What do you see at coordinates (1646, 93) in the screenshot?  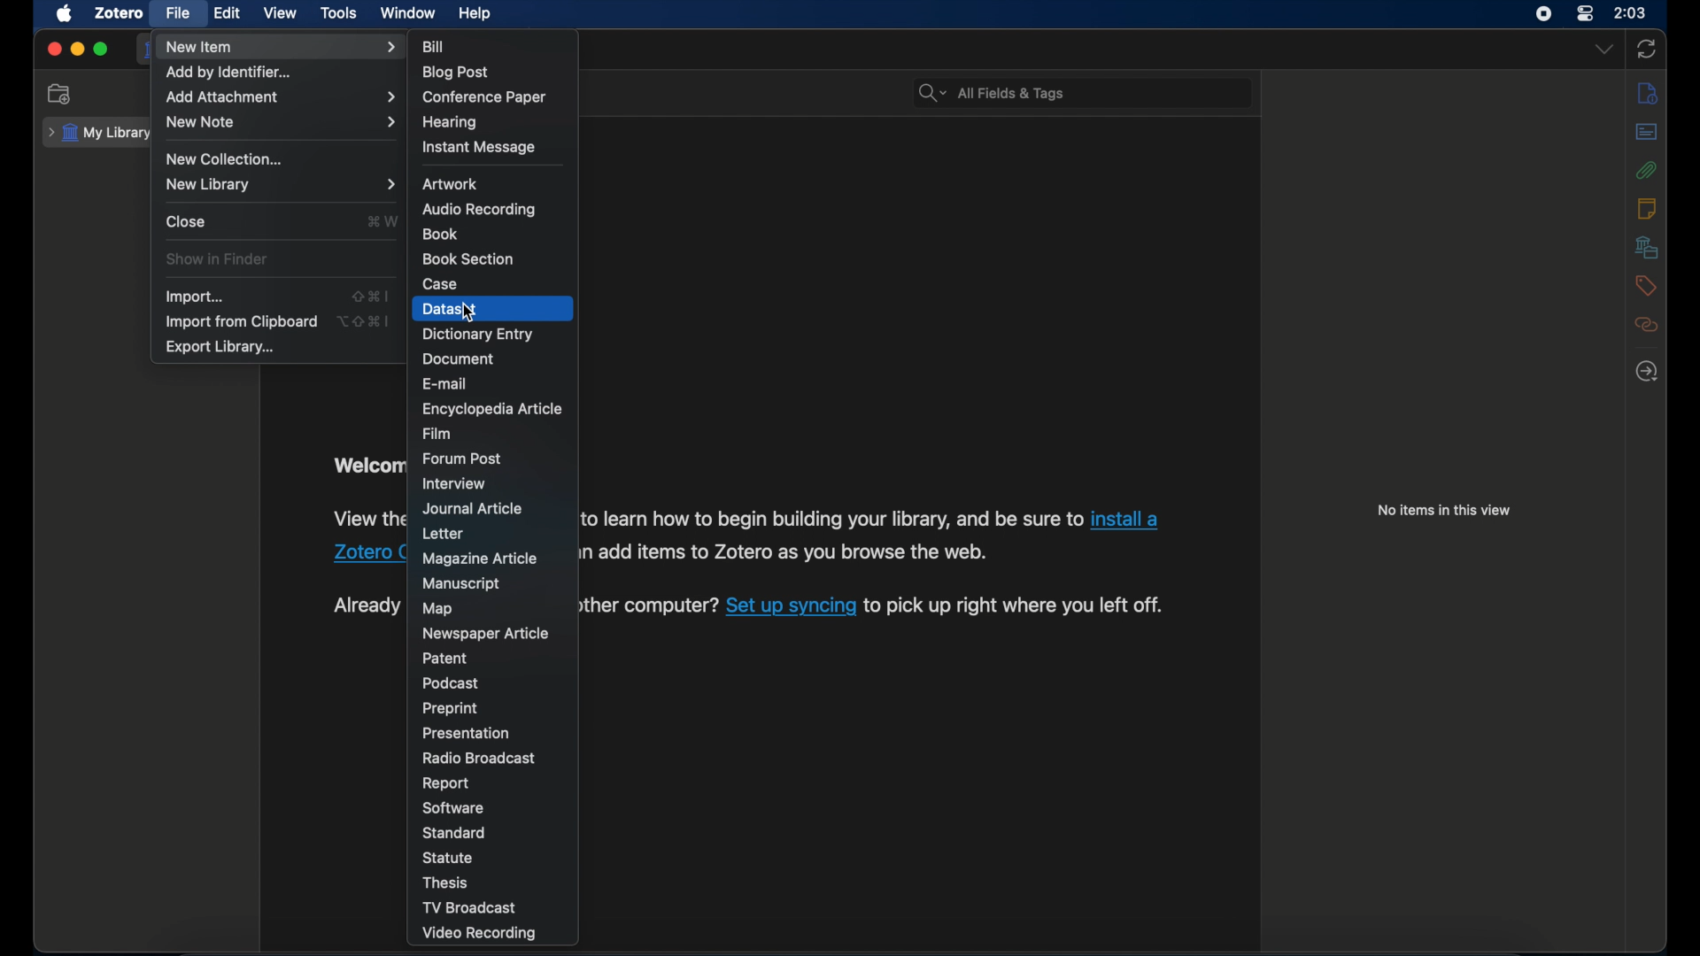 I see `info` at bounding box center [1646, 93].